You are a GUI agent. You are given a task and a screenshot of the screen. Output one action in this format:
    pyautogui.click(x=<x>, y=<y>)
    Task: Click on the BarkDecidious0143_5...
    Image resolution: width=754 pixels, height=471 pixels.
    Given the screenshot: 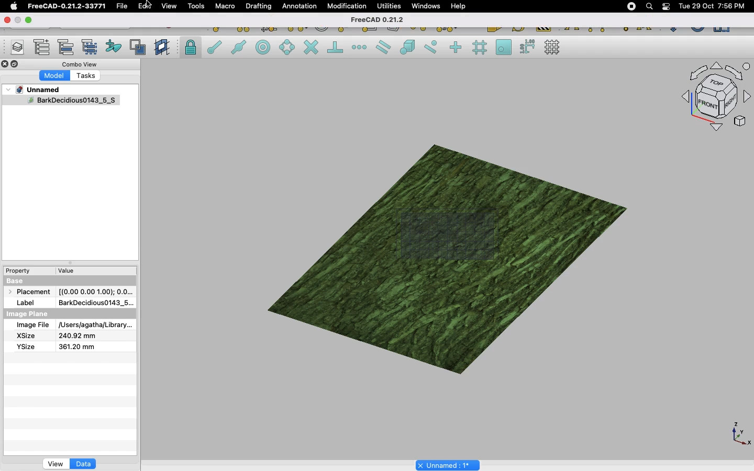 What is the action you would take?
    pyautogui.click(x=95, y=302)
    